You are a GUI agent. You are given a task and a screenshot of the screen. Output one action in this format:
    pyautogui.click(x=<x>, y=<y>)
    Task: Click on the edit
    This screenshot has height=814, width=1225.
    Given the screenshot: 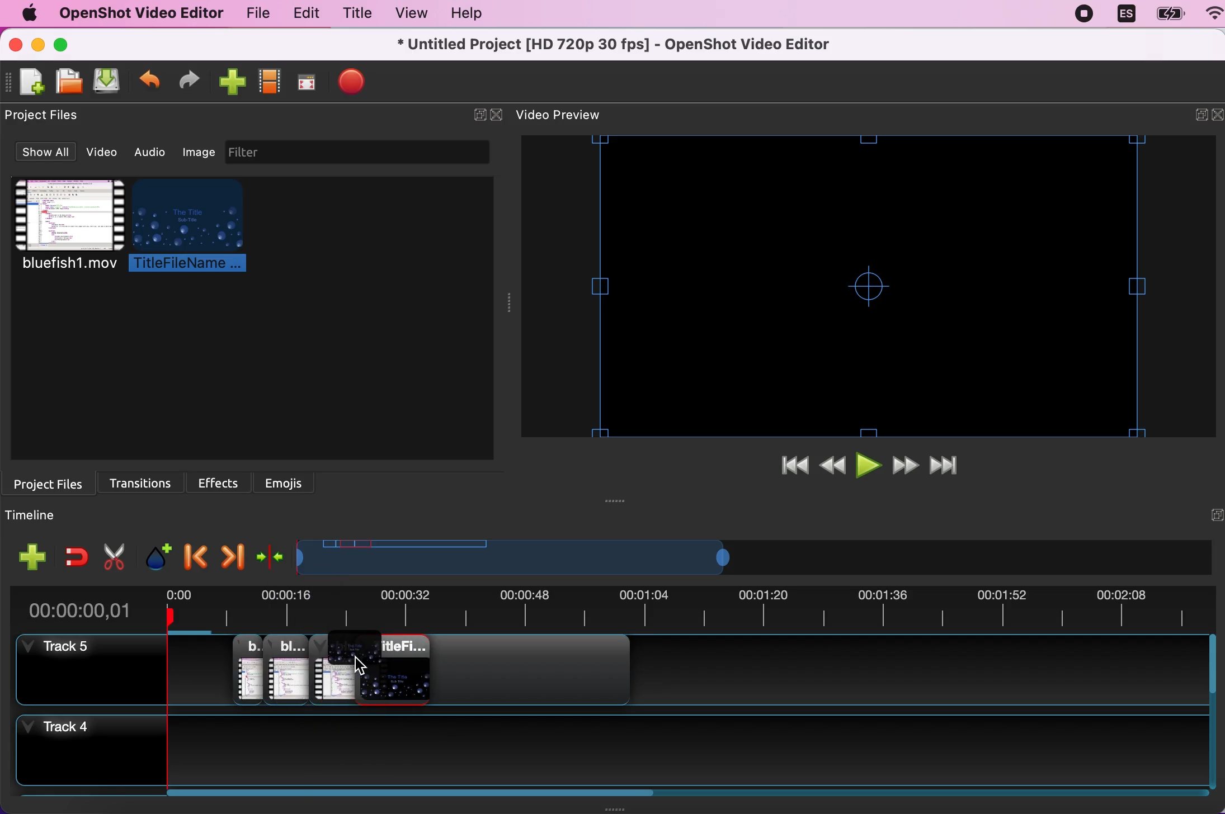 What is the action you would take?
    pyautogui.click(x=303, y=14)
    